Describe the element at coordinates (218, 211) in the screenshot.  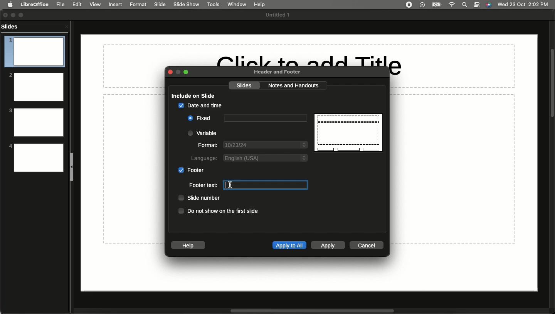
I see `Do not show on the first slide` at that location.